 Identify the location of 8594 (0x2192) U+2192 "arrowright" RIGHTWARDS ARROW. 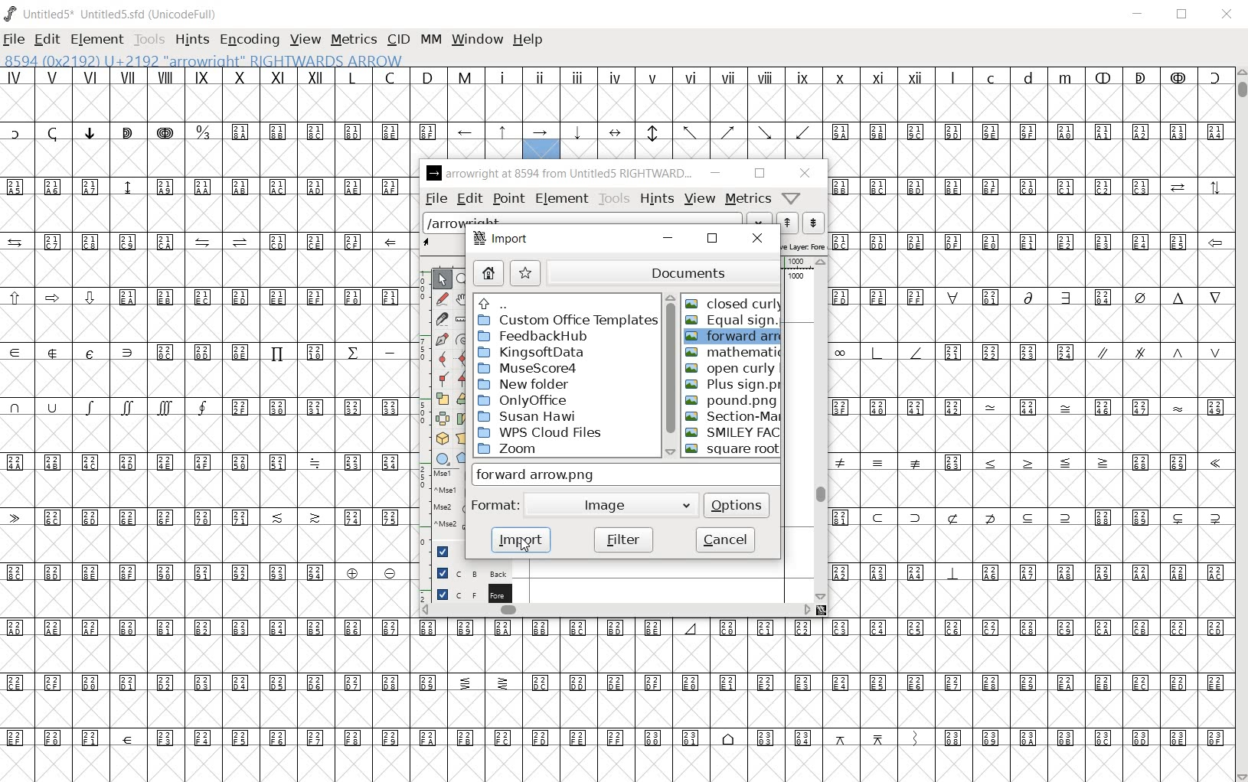
(541, 142).